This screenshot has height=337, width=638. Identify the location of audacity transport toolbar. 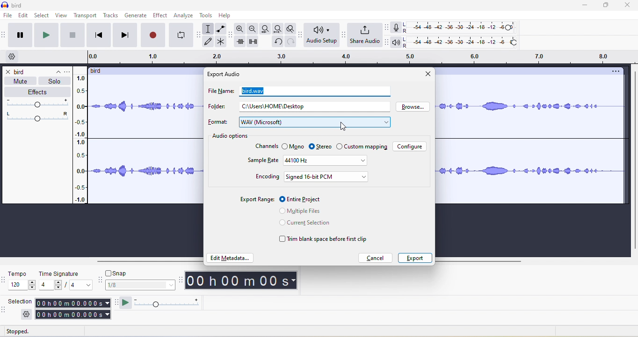
(4, 35).